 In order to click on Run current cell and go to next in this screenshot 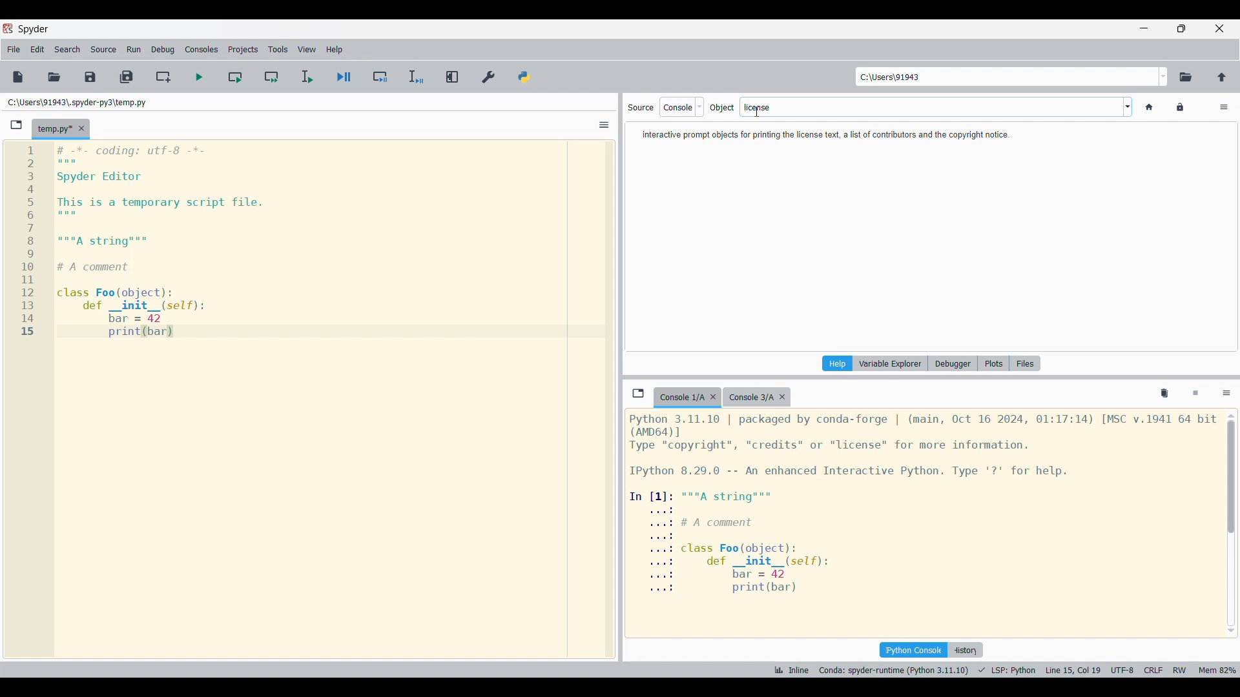, I will do `click(273, 77)`.